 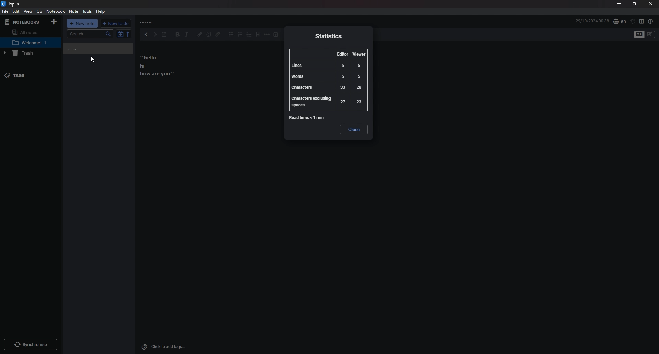 What do you see at coordinates (651, 21) in the screenshot?
I see `Properties` at bounding box center [651, 21].